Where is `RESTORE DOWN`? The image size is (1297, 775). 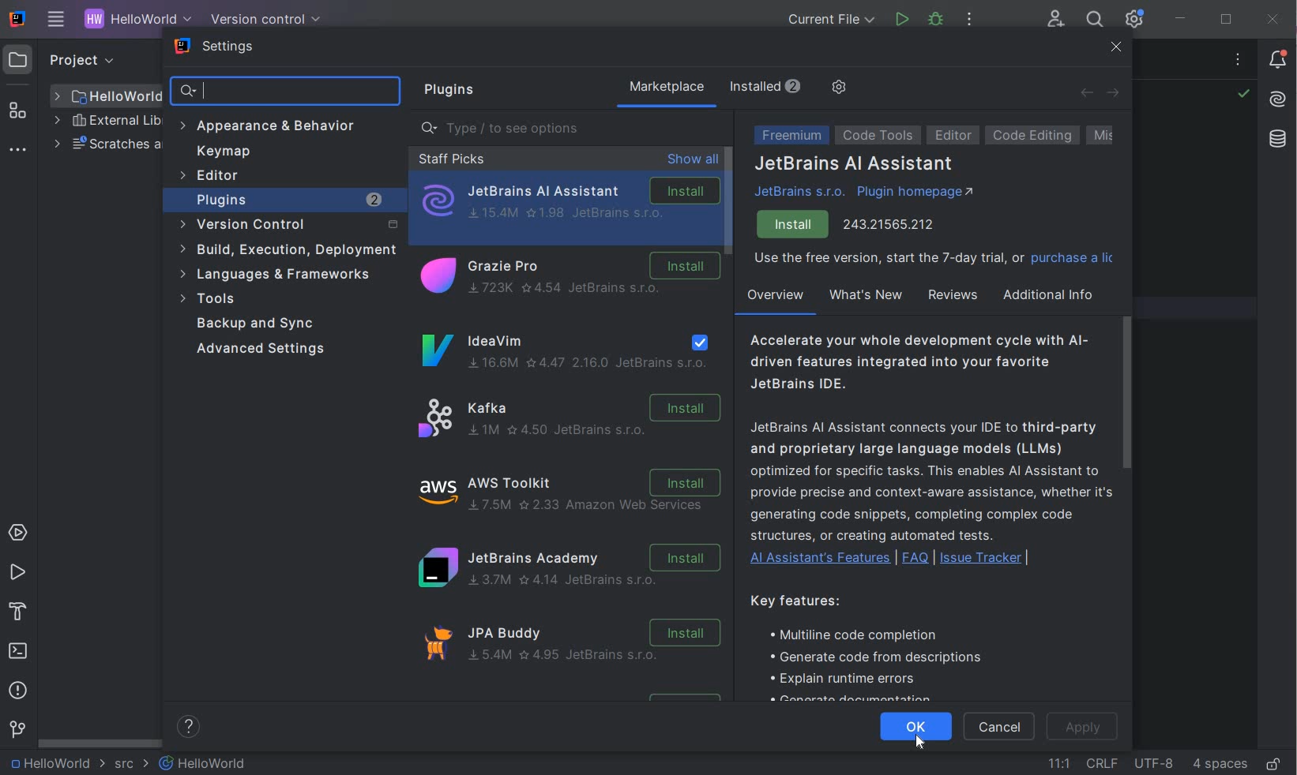
RESTORE DOWN is located at coordinates (1226, 21).